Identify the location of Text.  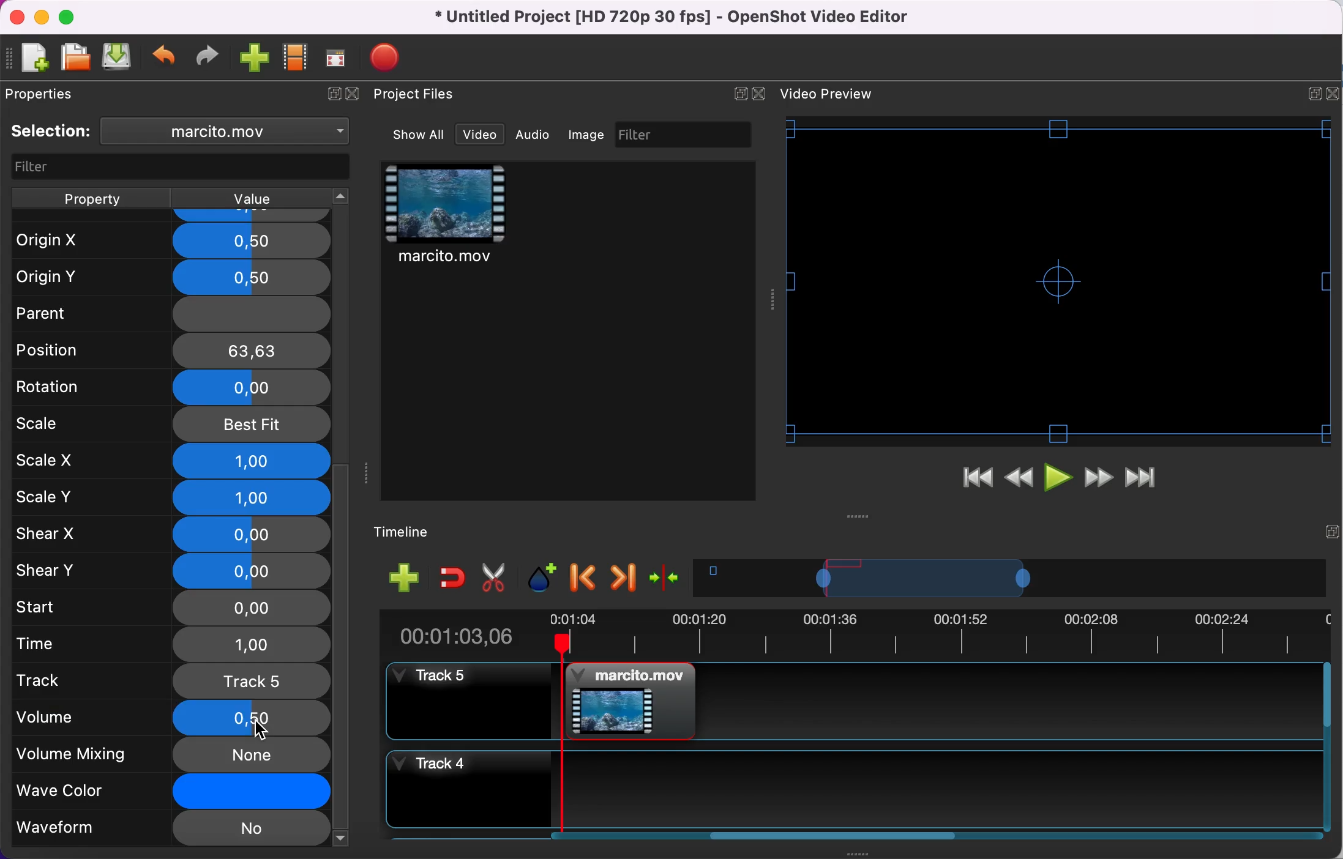
(826, 94).